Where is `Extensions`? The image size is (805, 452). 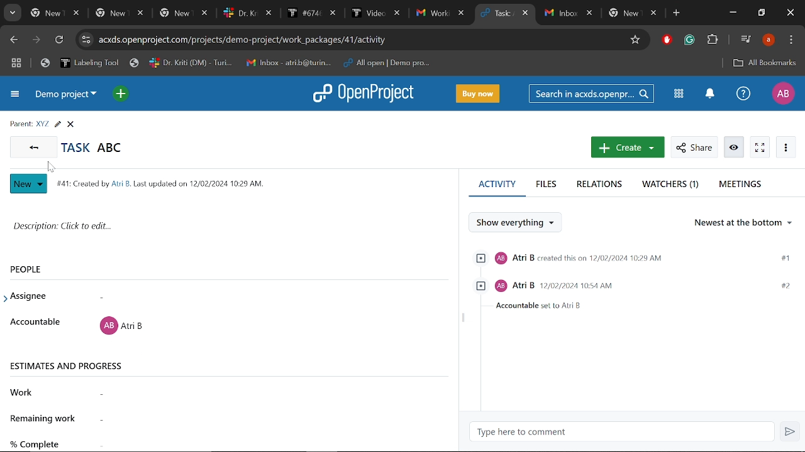 Extensions is located at coordinates (712, 40).